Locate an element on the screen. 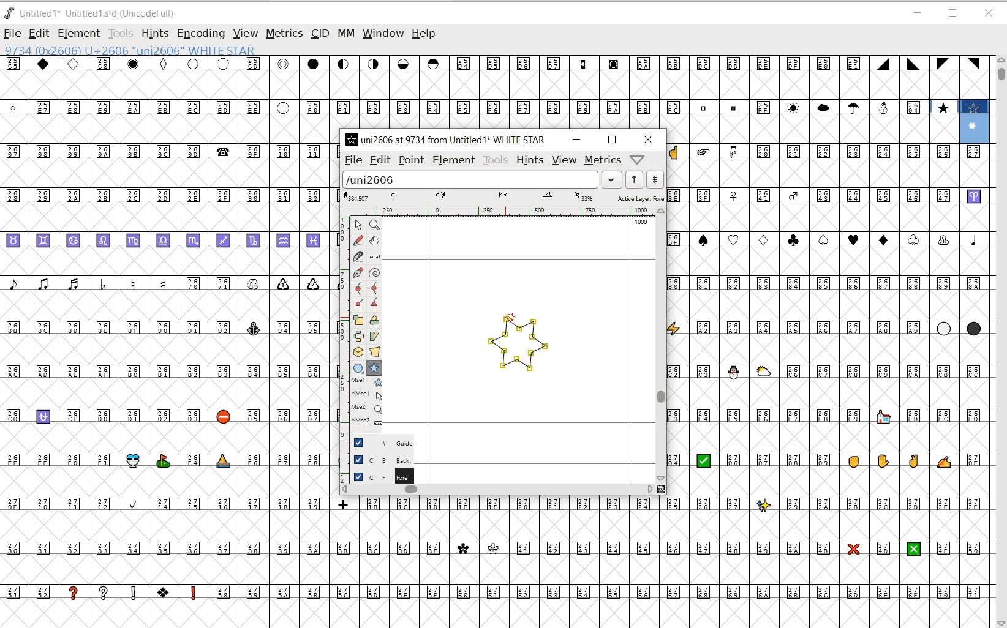 This screenshot has width=1007, height=628. ELEMENT is located at coordinates (79, 33).